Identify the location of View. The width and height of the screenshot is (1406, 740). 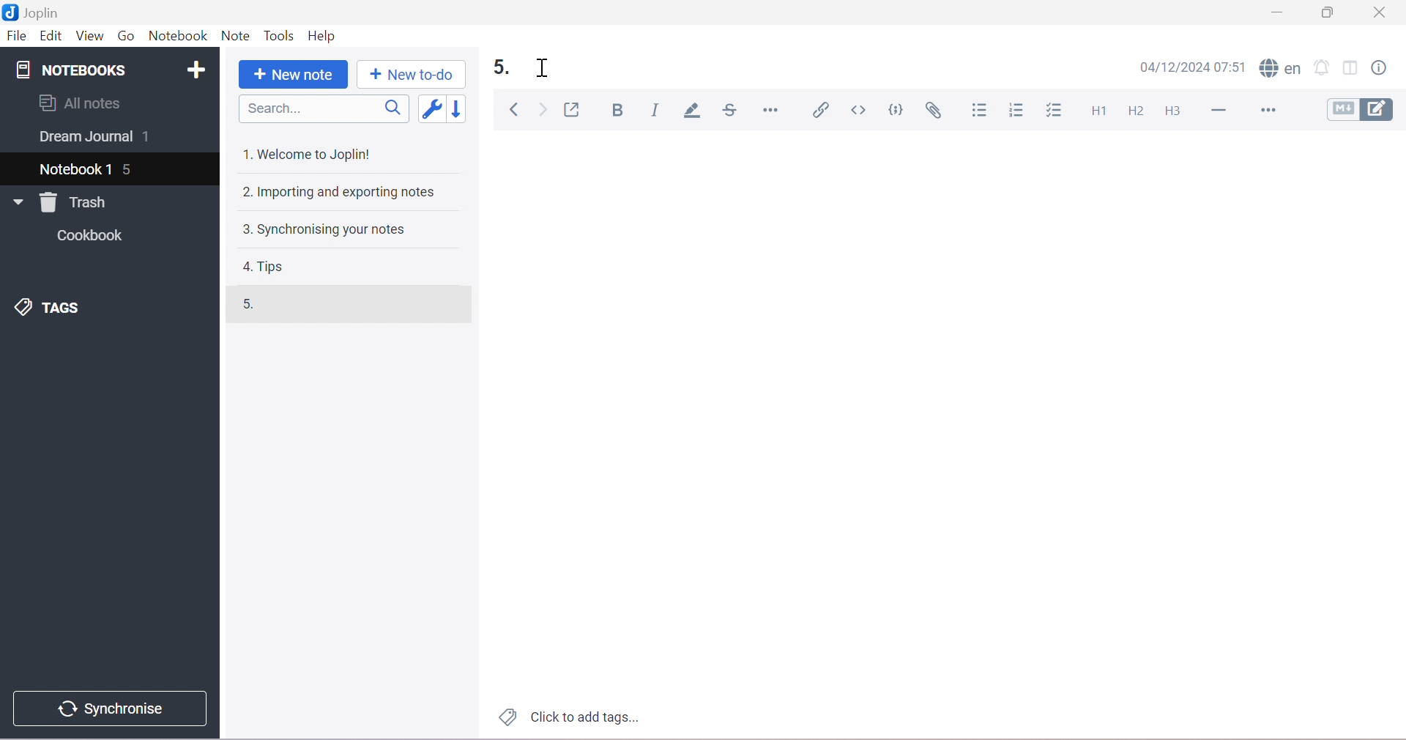
(89, 35).